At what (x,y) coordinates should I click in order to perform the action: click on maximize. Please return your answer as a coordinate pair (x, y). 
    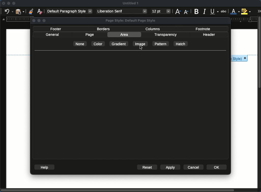
    Looking at the image, I should click on (14, 3).